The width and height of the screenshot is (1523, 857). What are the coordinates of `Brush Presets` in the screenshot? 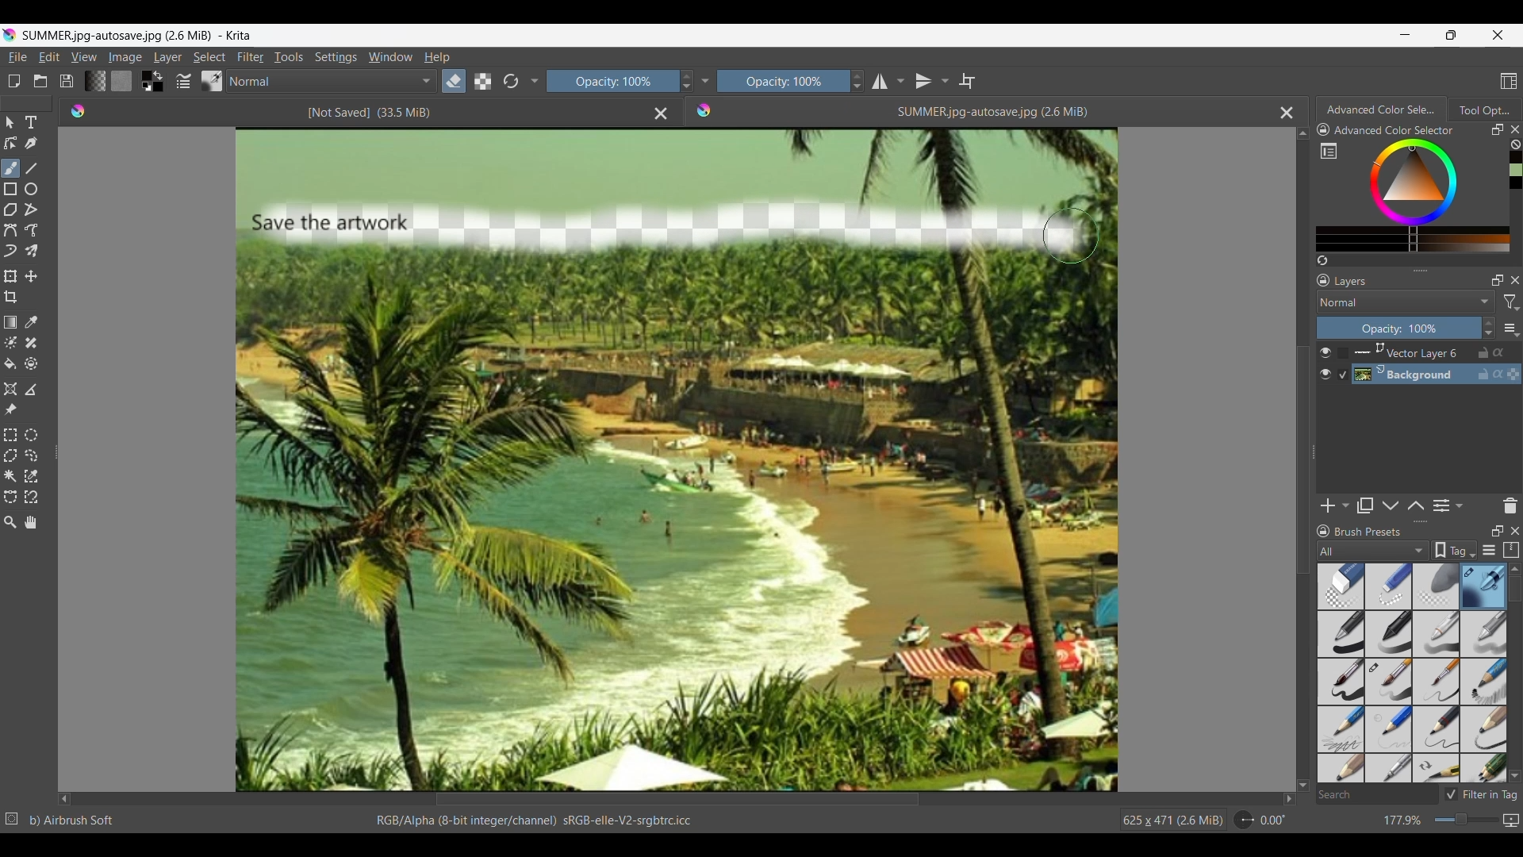 It's located at (1371, 532).